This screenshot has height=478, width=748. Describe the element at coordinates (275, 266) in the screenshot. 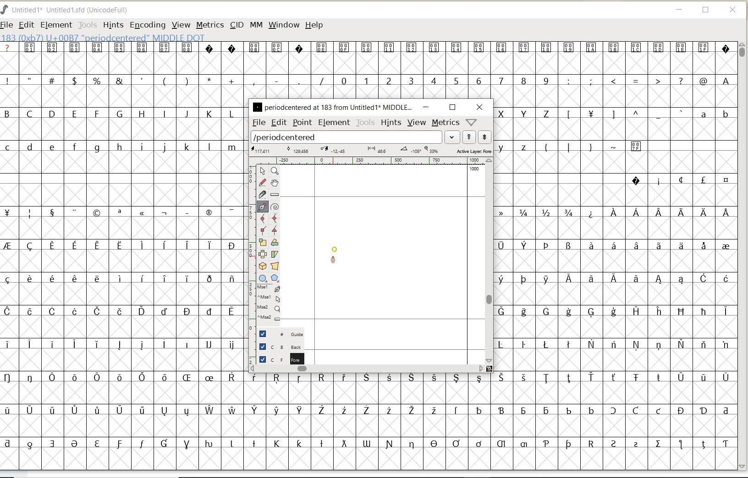

I see `perform a perspective transformation on the selection` at that location.